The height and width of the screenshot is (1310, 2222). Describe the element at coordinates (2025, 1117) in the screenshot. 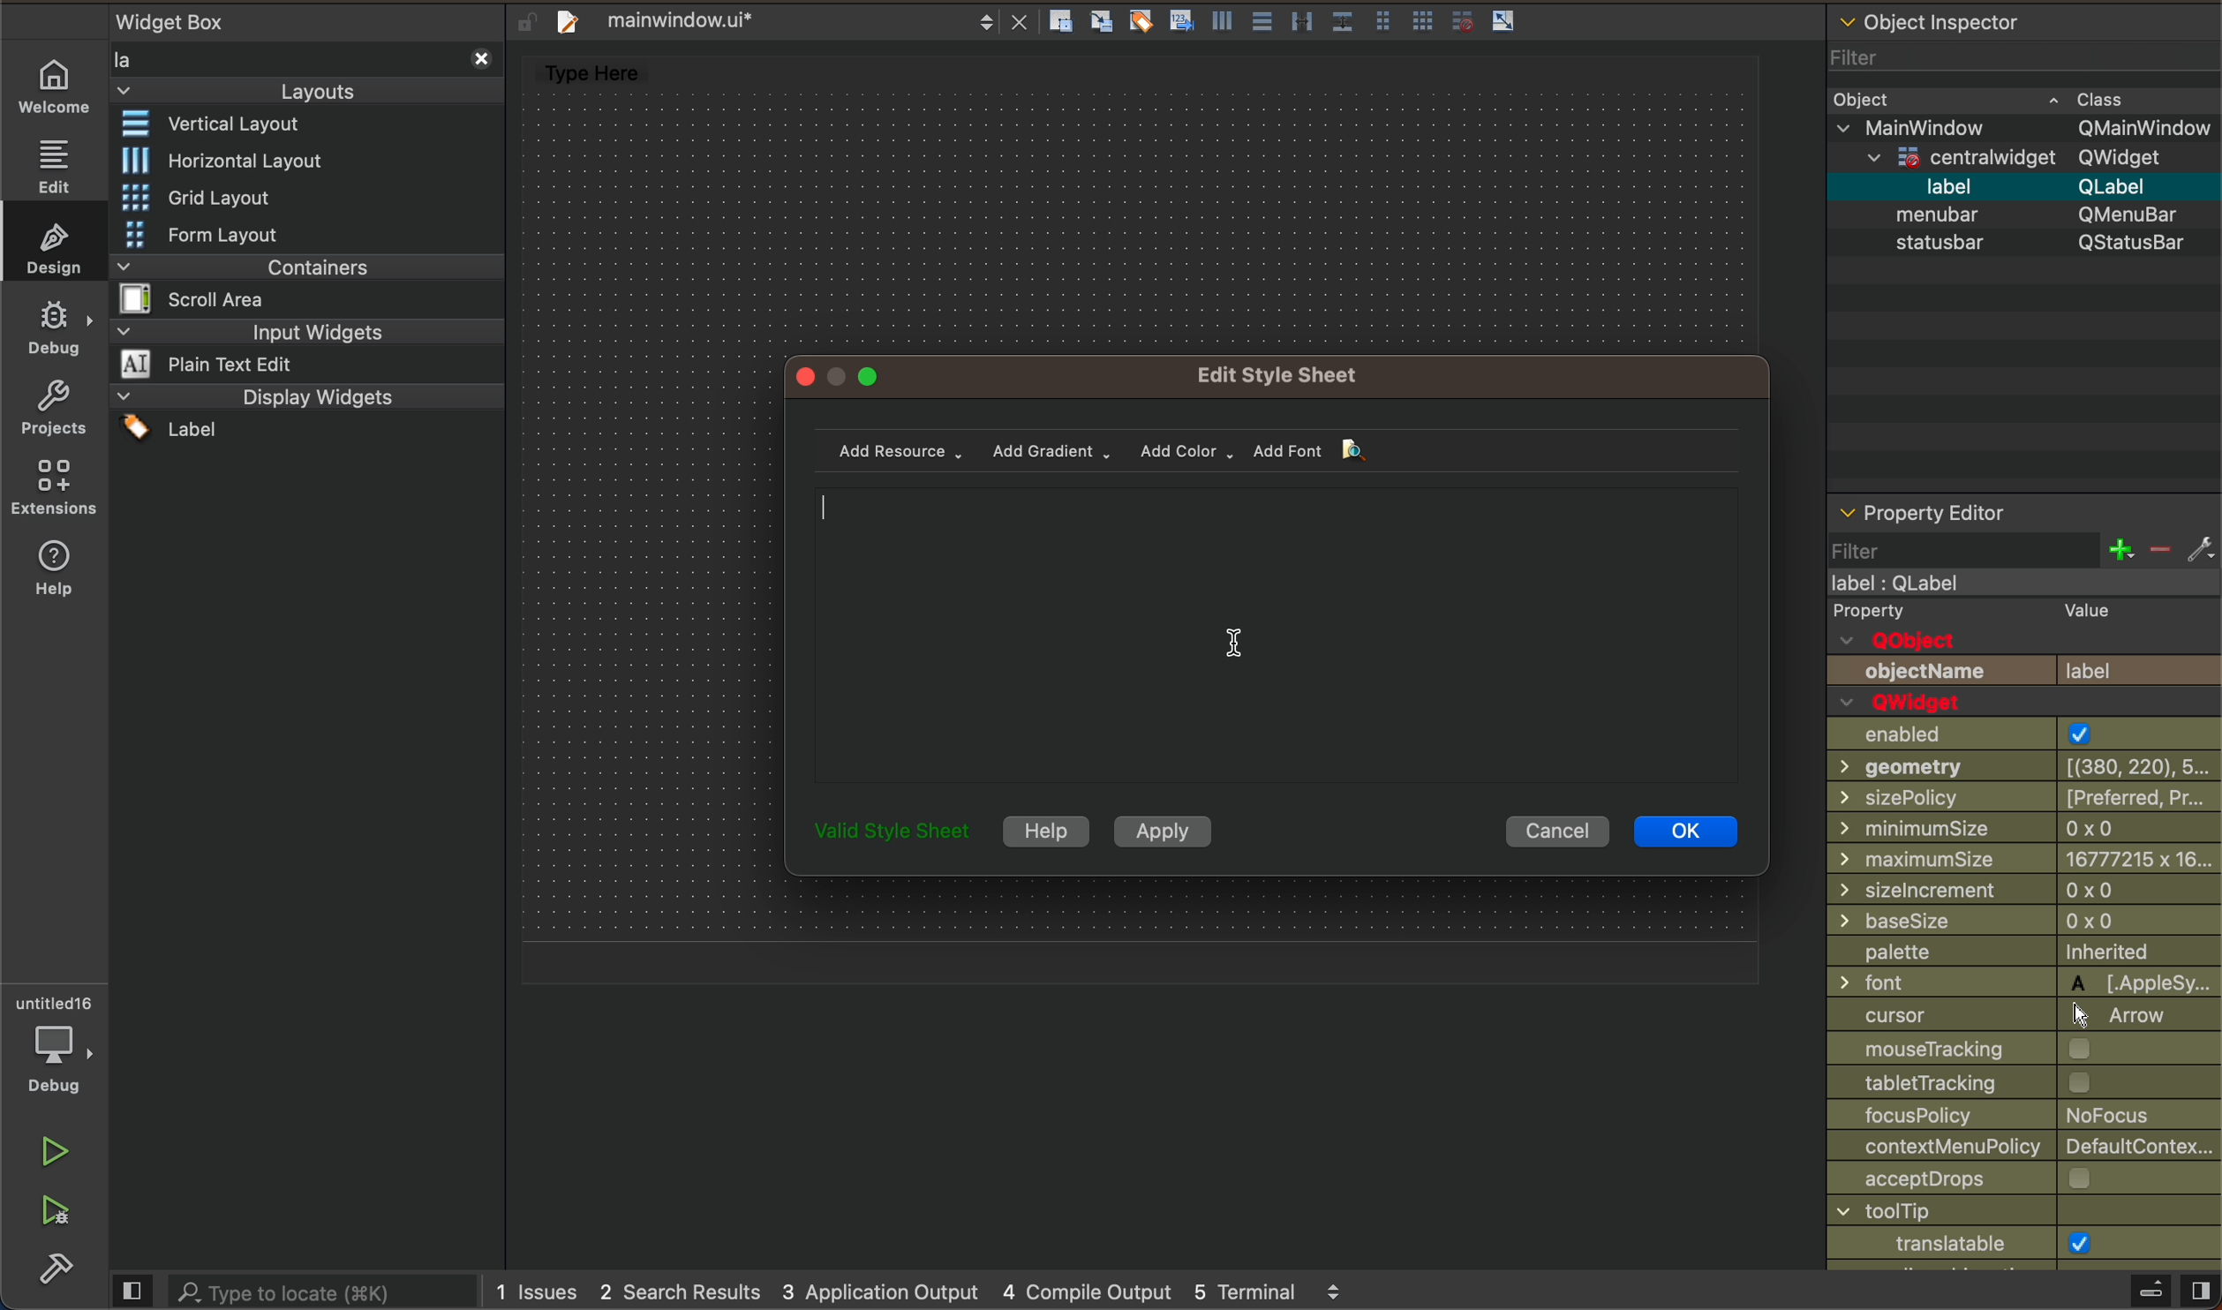

I see `focus policy` at that location.